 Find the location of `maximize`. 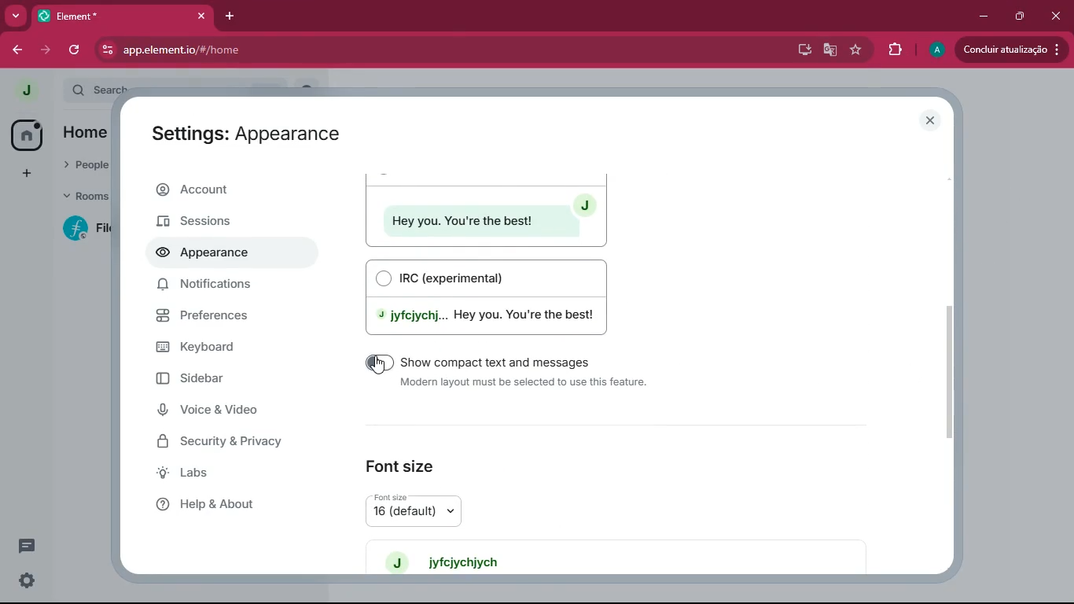

maximize is located at coordinates (1021, 16).